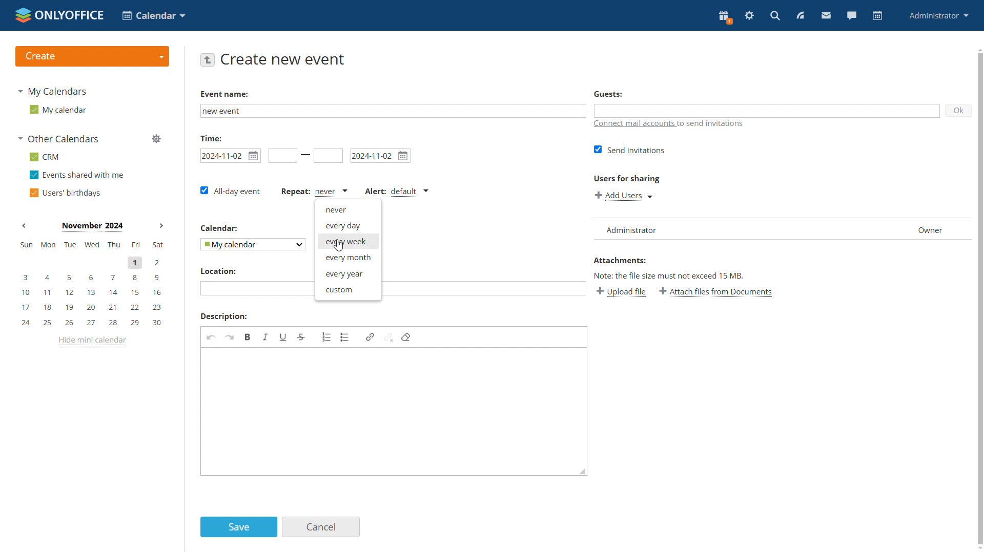 The width and height of the screenshot is (984, 553). I want to click on administrator, so click(939, 15).